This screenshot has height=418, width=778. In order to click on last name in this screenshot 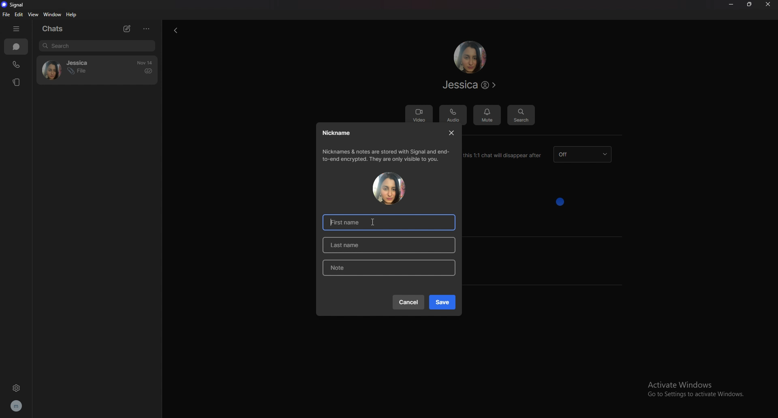, I will do `click(391, 245)`.